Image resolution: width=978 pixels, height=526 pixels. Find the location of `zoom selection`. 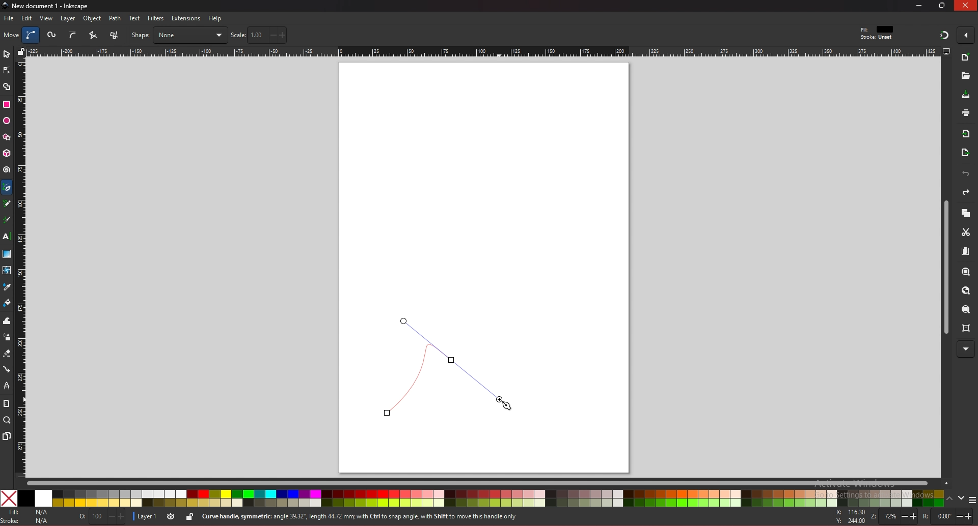

zoom selection is located at coordinates (967, 273).